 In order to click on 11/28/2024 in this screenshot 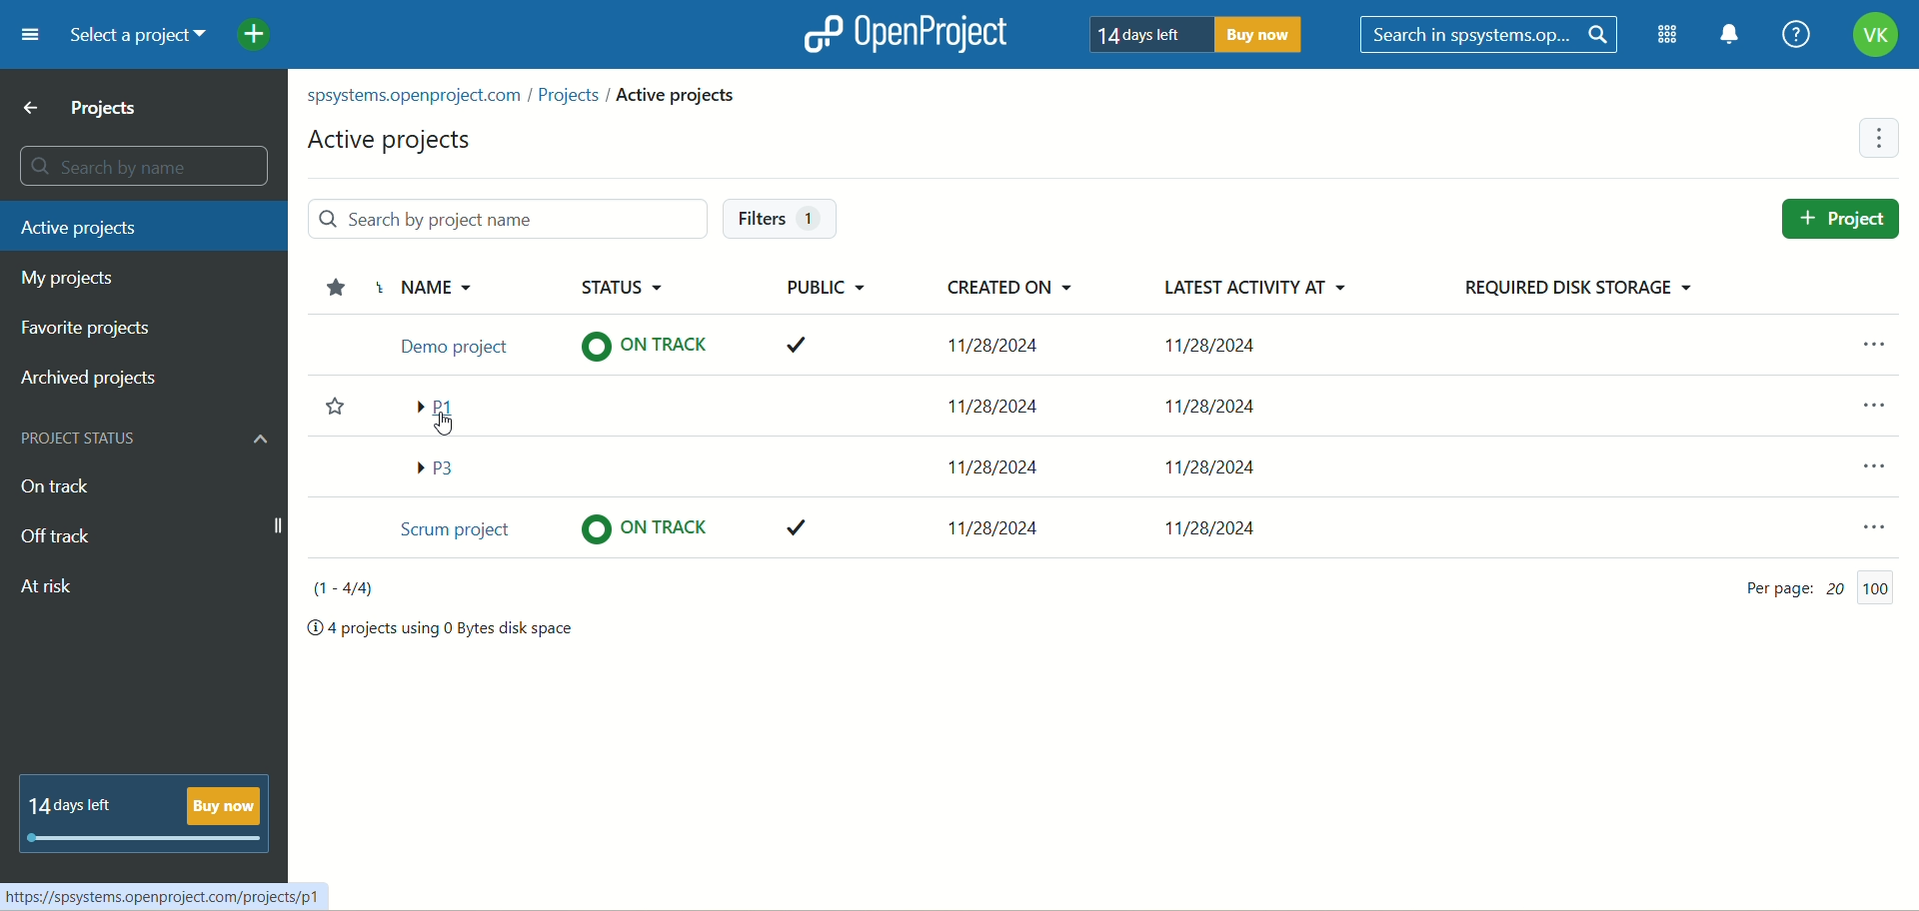, I will do `click(1229, 464)`.